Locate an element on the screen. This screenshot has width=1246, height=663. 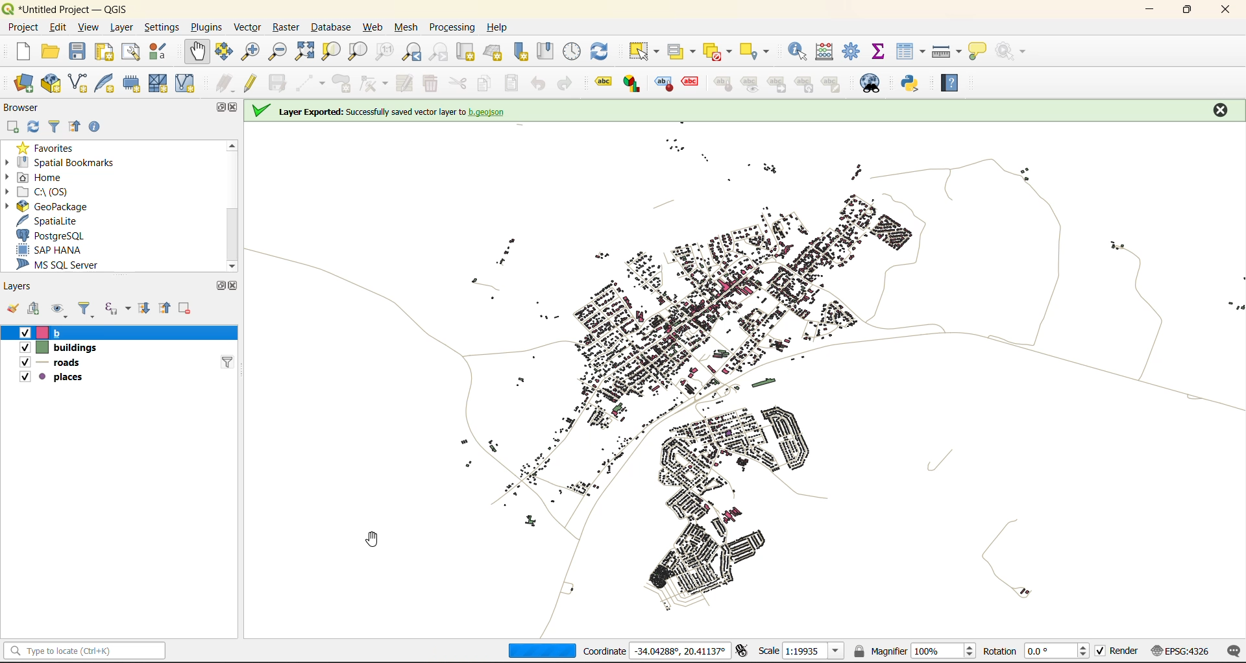
pin/unpin labels and diagrams is located at coordinates (721, 84).